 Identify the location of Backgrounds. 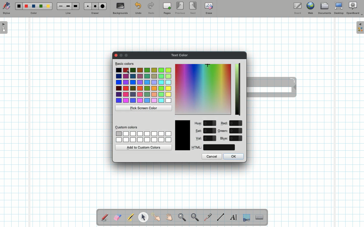
(120, 9).